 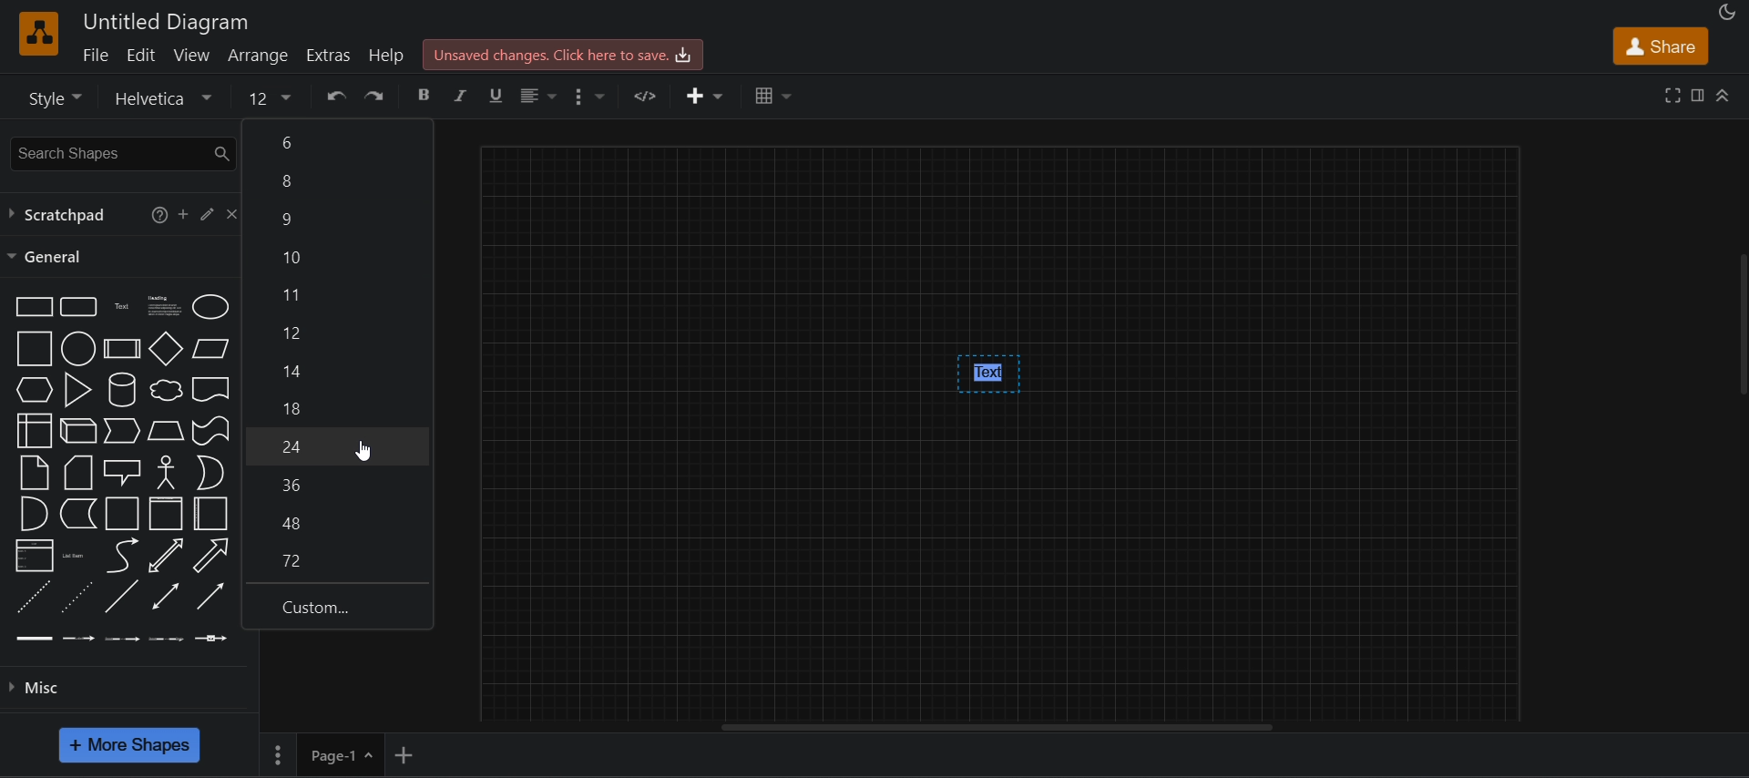 I want to click on Page-1, so click(x=325, y=754).